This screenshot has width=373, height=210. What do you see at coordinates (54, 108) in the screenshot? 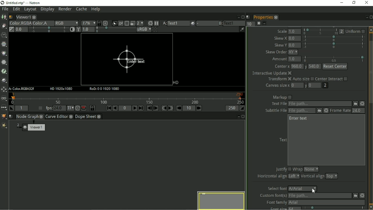
I see `fps` at bounding box center [54, 108].